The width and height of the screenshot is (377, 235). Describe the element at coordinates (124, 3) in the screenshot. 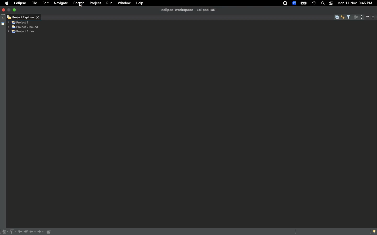

I see `Window` at that location.